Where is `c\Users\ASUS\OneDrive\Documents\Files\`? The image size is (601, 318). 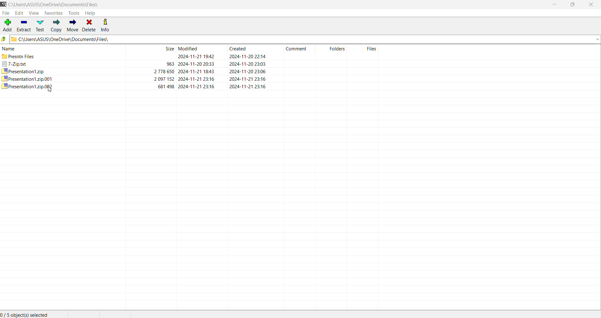 c\Users\ASUS\OneDrive\Documents\Files\ is located at coordinates (306, 39).